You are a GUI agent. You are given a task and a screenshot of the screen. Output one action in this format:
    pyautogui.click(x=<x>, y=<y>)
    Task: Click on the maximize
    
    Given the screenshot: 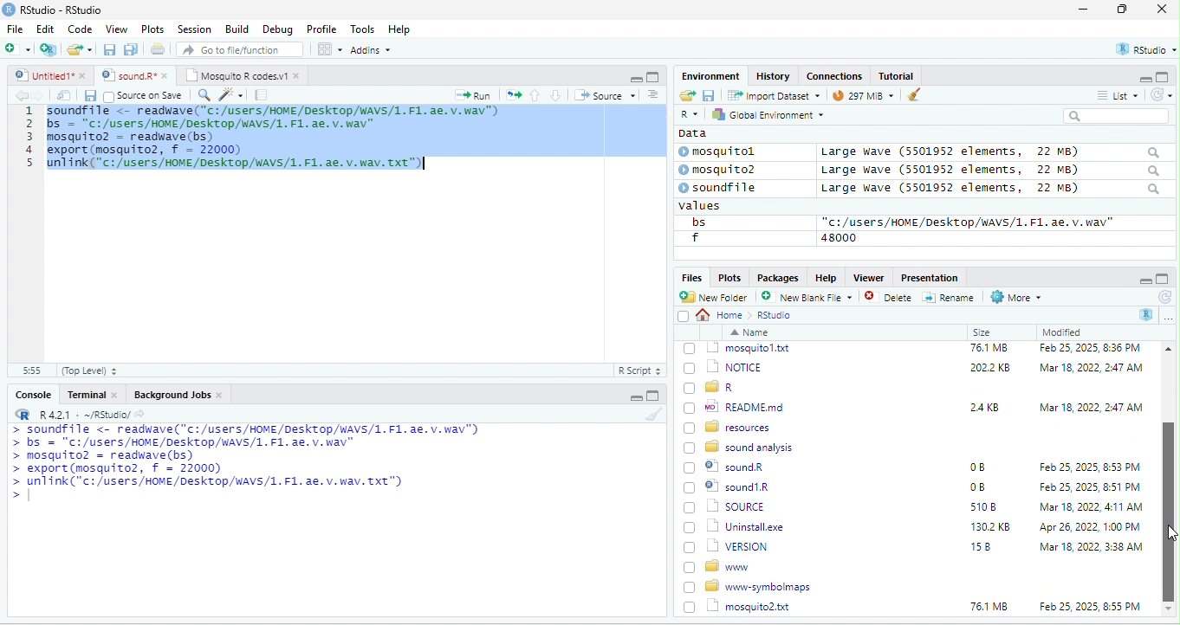 What is the action you would take?
    pyautogui.click(x=1164, y=76)
    